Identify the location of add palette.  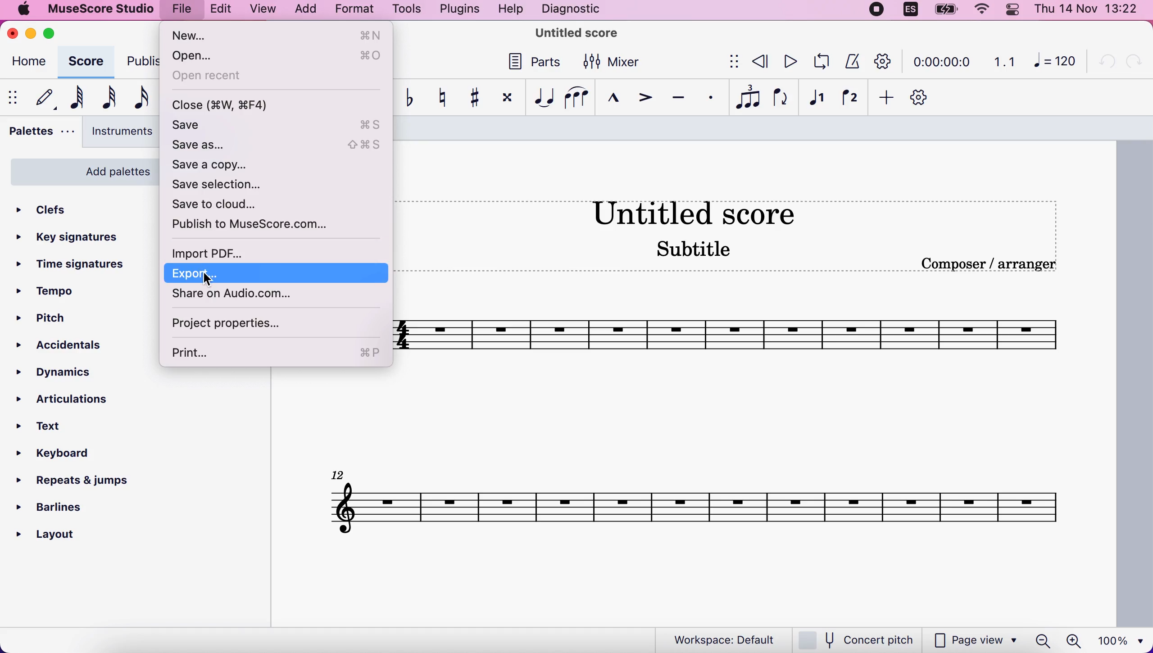
(82, 171).